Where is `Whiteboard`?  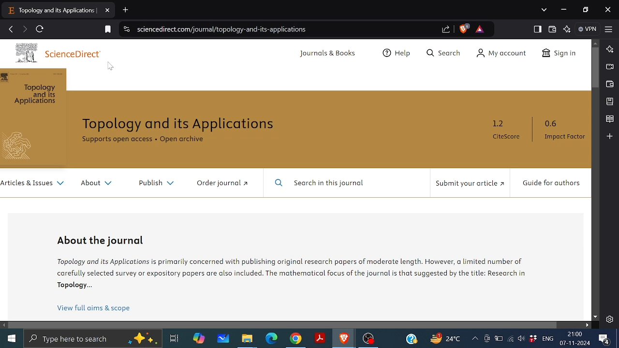 Whiteboard is located at coordinates (224, 339).